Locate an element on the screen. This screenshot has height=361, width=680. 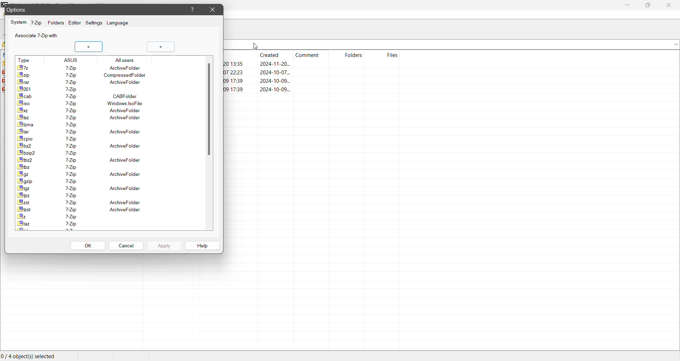
Created Comment Folders Files is located at coordinates (313, 54).